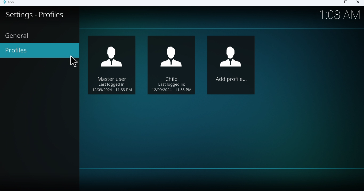 This screenshot has height=191, width=364. Describe the element at coordinates (172, 65) in the screenshot. I see `Child` at that location.